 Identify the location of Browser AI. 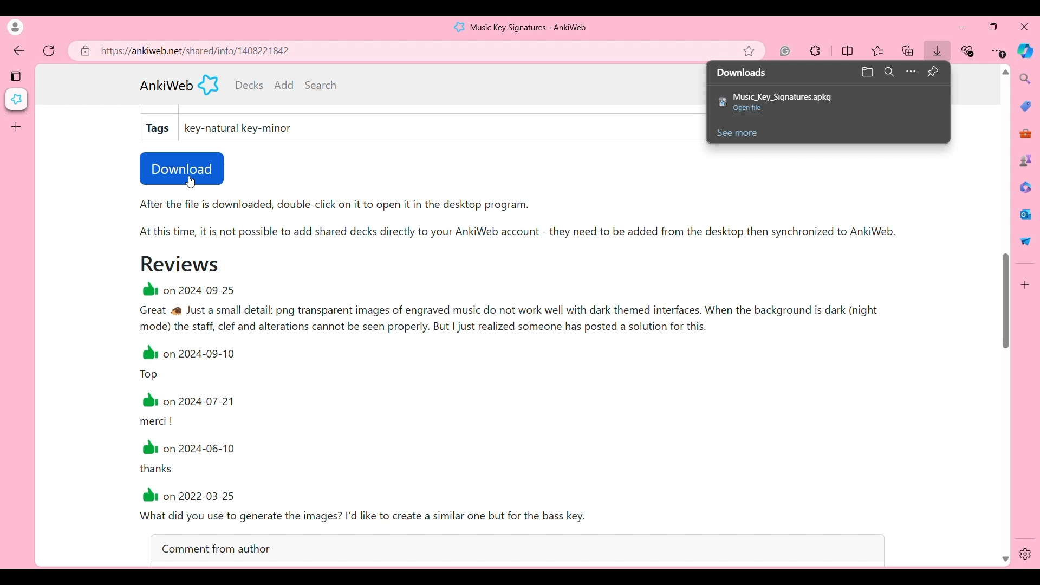
(1025, 51).